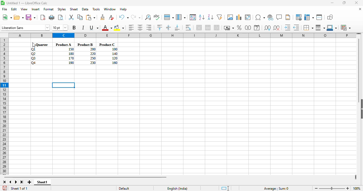 The image size is (363, 191). I want to click on close, so click(356, 3).